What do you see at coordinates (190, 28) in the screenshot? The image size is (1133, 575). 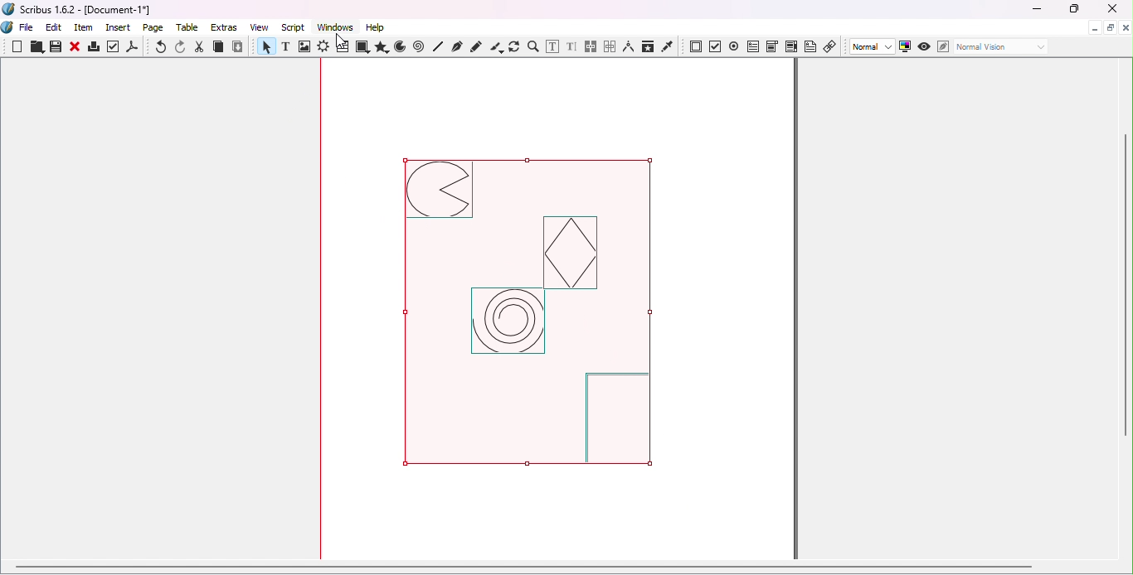 I see `Table` at bounding box center [190, 28].